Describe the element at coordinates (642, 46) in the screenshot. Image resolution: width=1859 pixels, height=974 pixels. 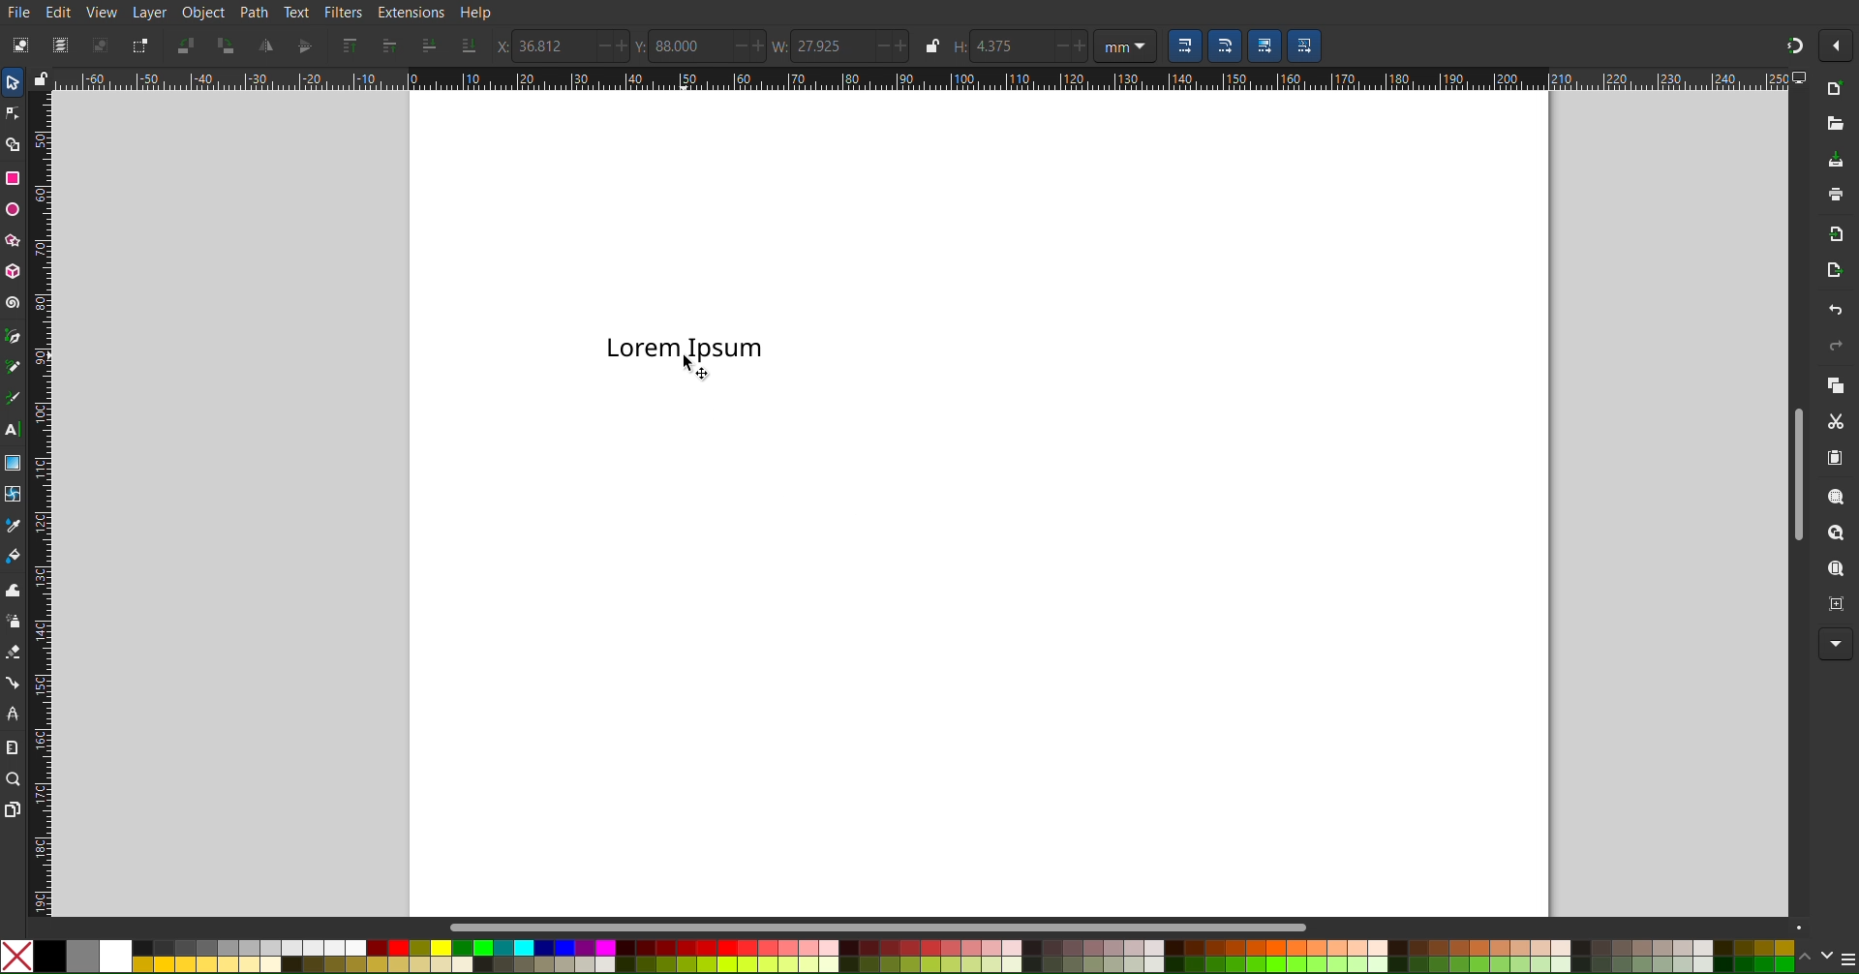
I see `Y Coordinates` at that location.